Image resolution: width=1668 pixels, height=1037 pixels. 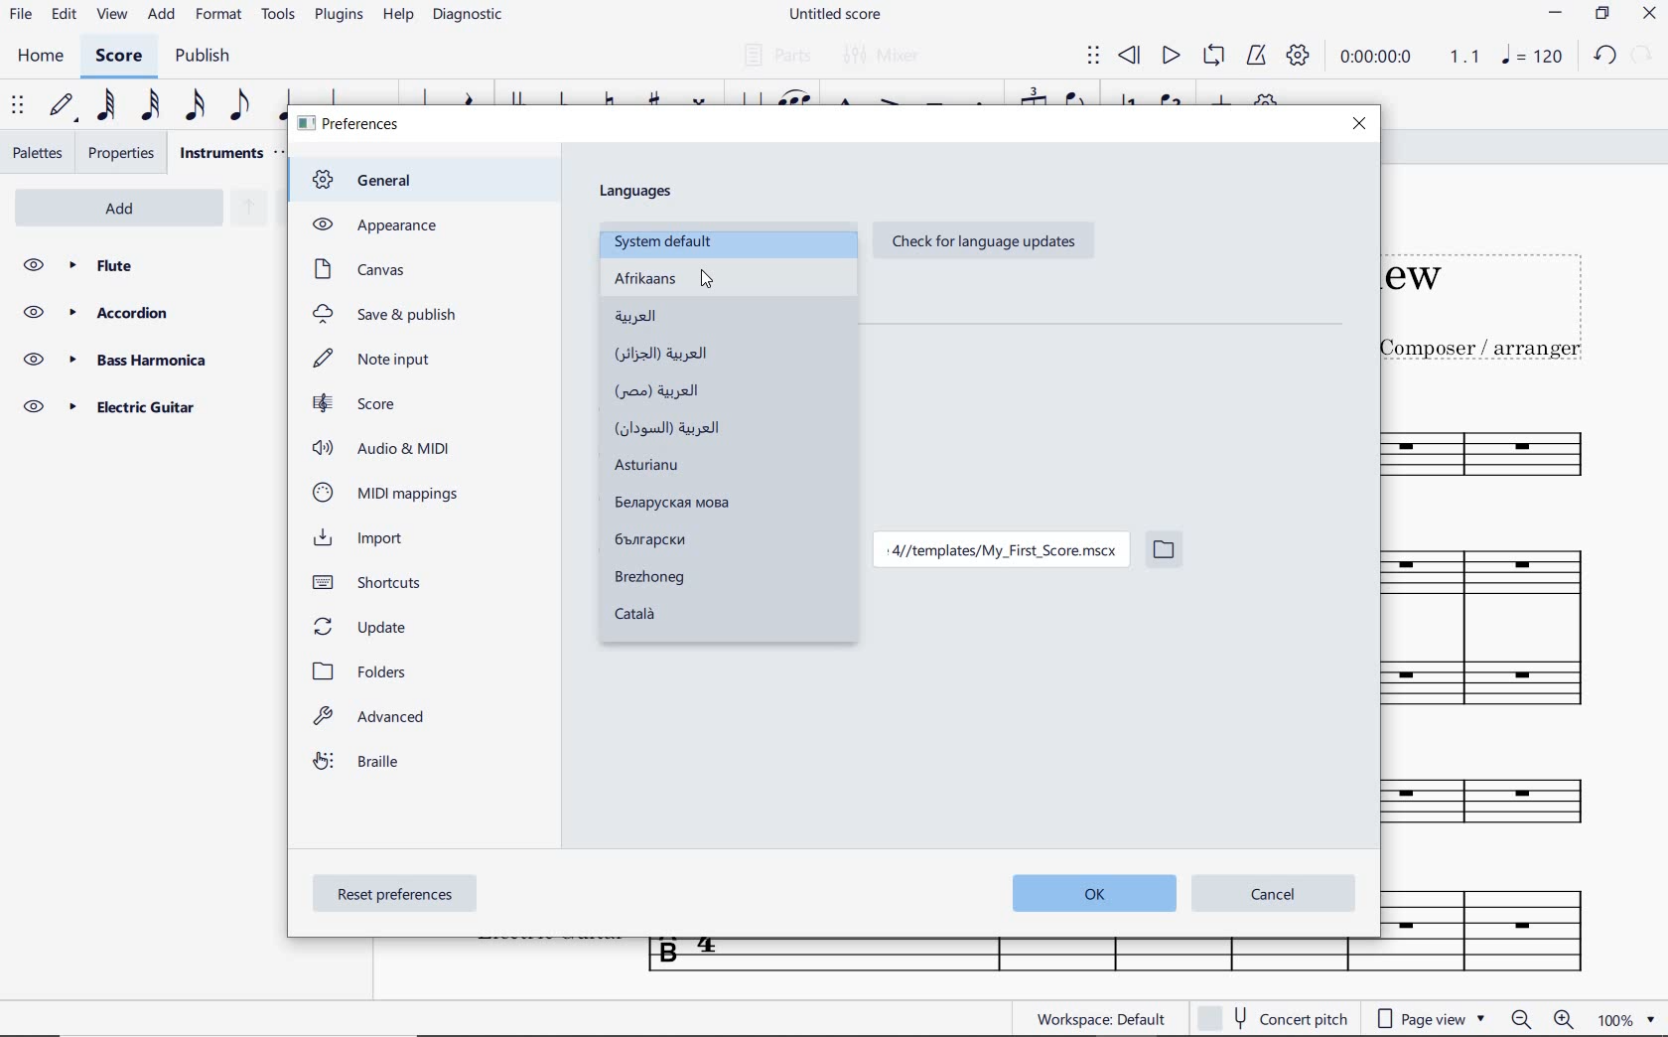 I want to click on electric guitar, so click(x=139, y=406).